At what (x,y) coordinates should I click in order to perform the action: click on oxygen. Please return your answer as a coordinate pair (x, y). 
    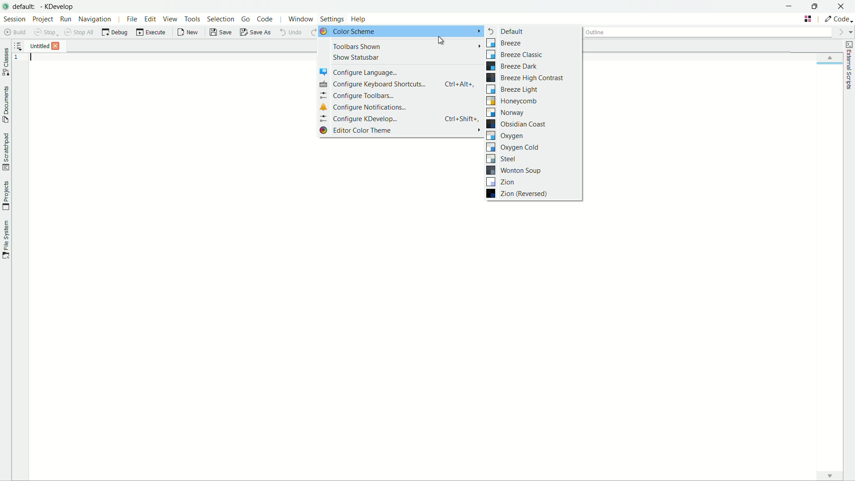
    Looking at the image, I should click on (505, 135).